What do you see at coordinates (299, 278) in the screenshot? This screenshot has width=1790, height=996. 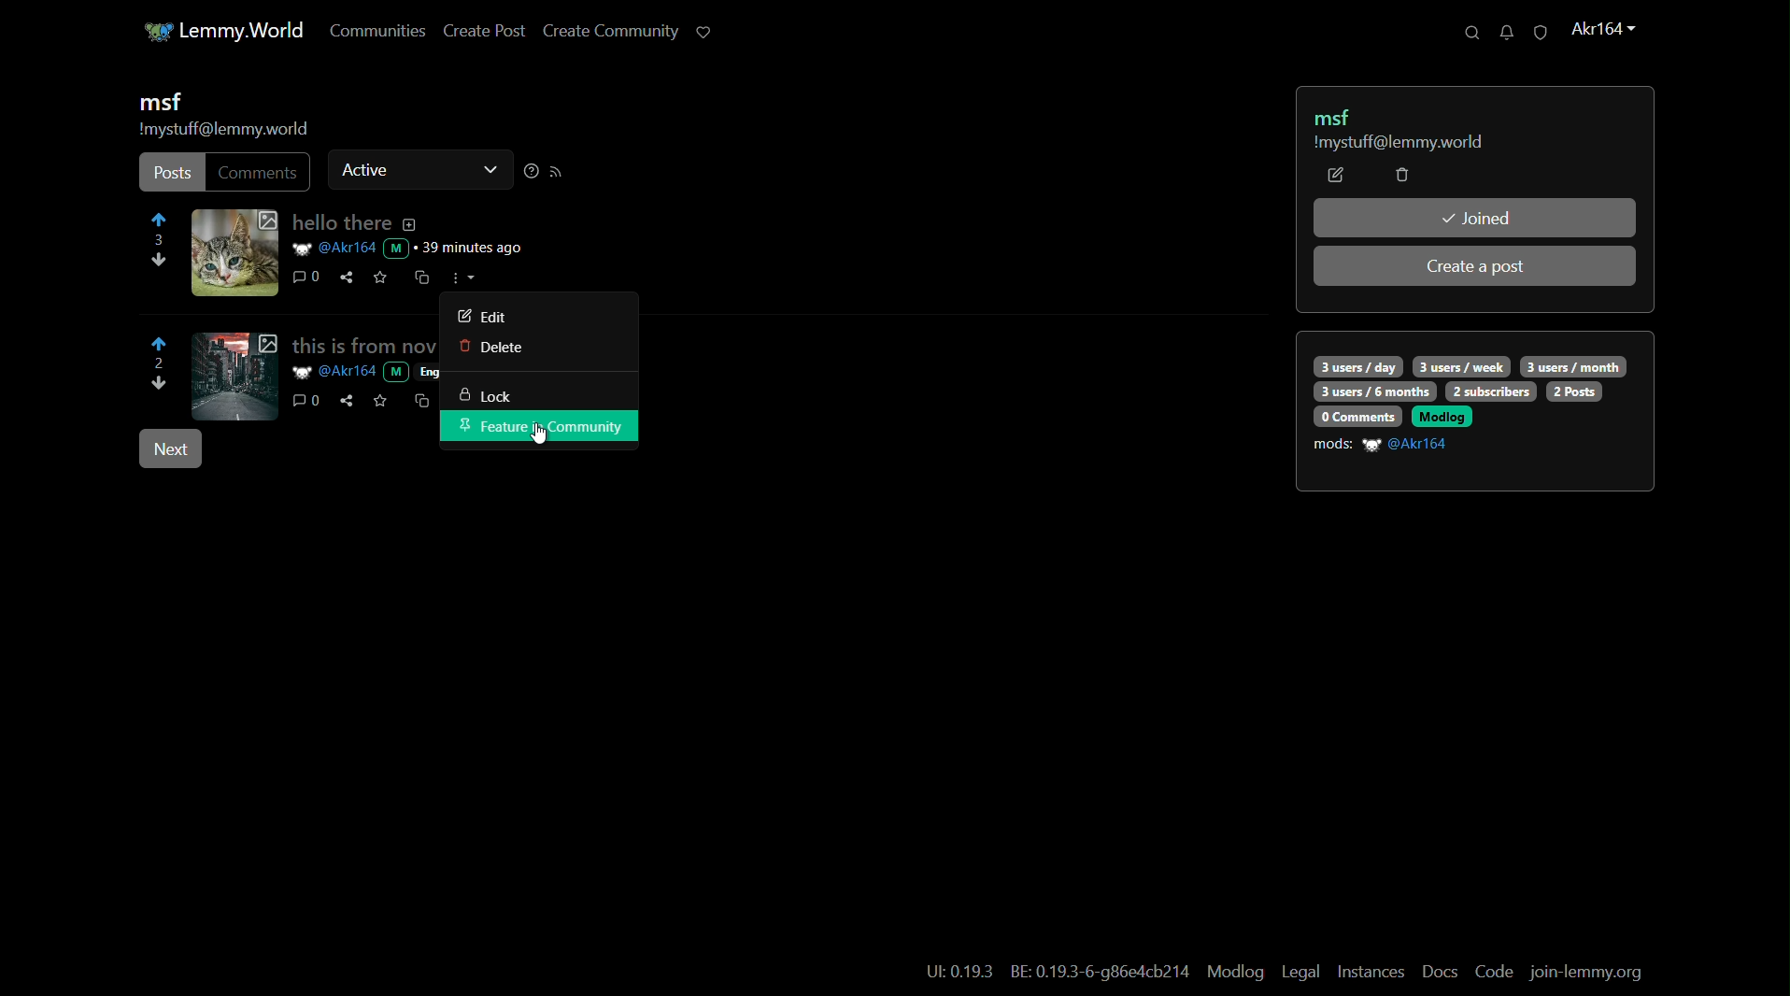 I see `comment` at bounding box center [299, 278].